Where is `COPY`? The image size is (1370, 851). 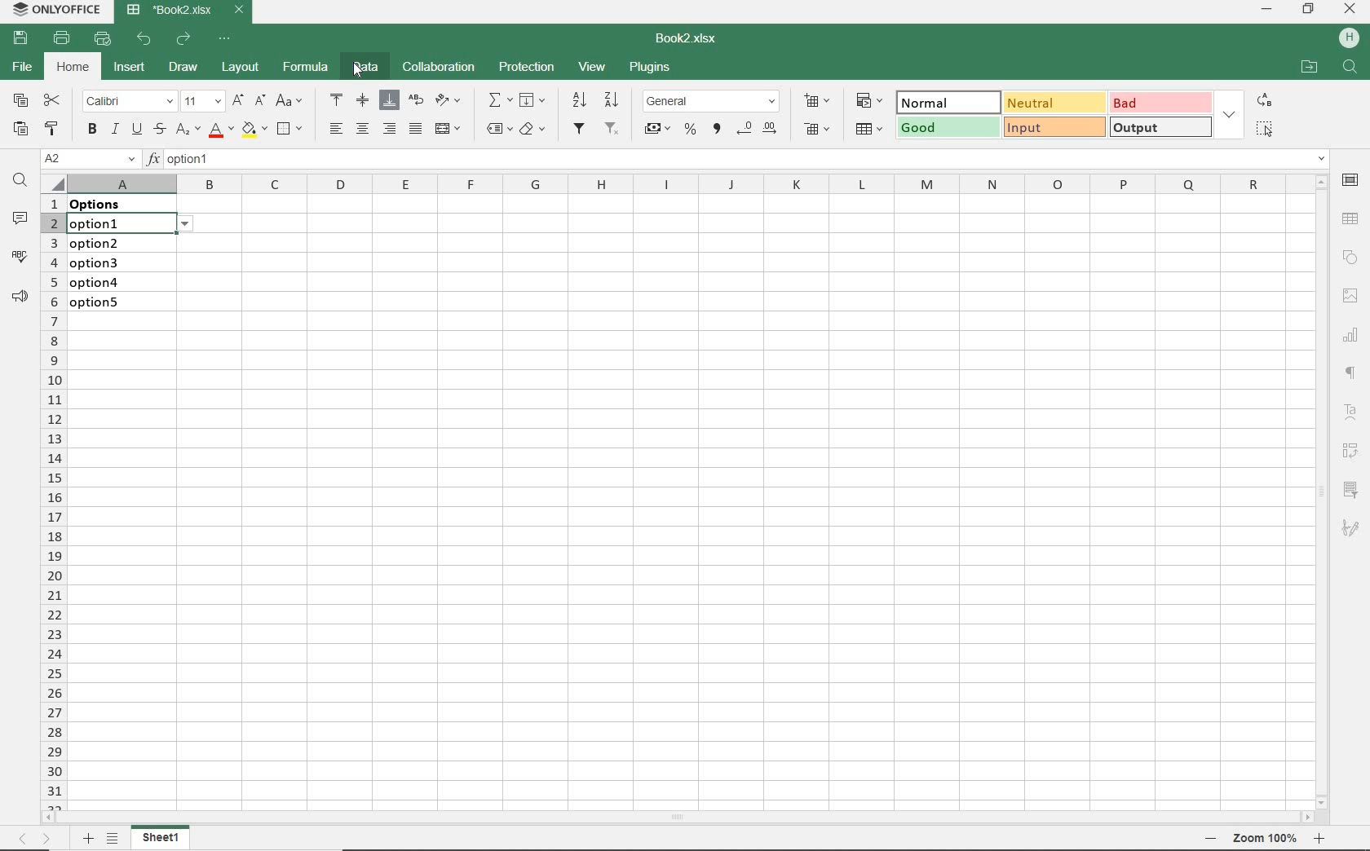
COPY is located at coordinates (19, 99).